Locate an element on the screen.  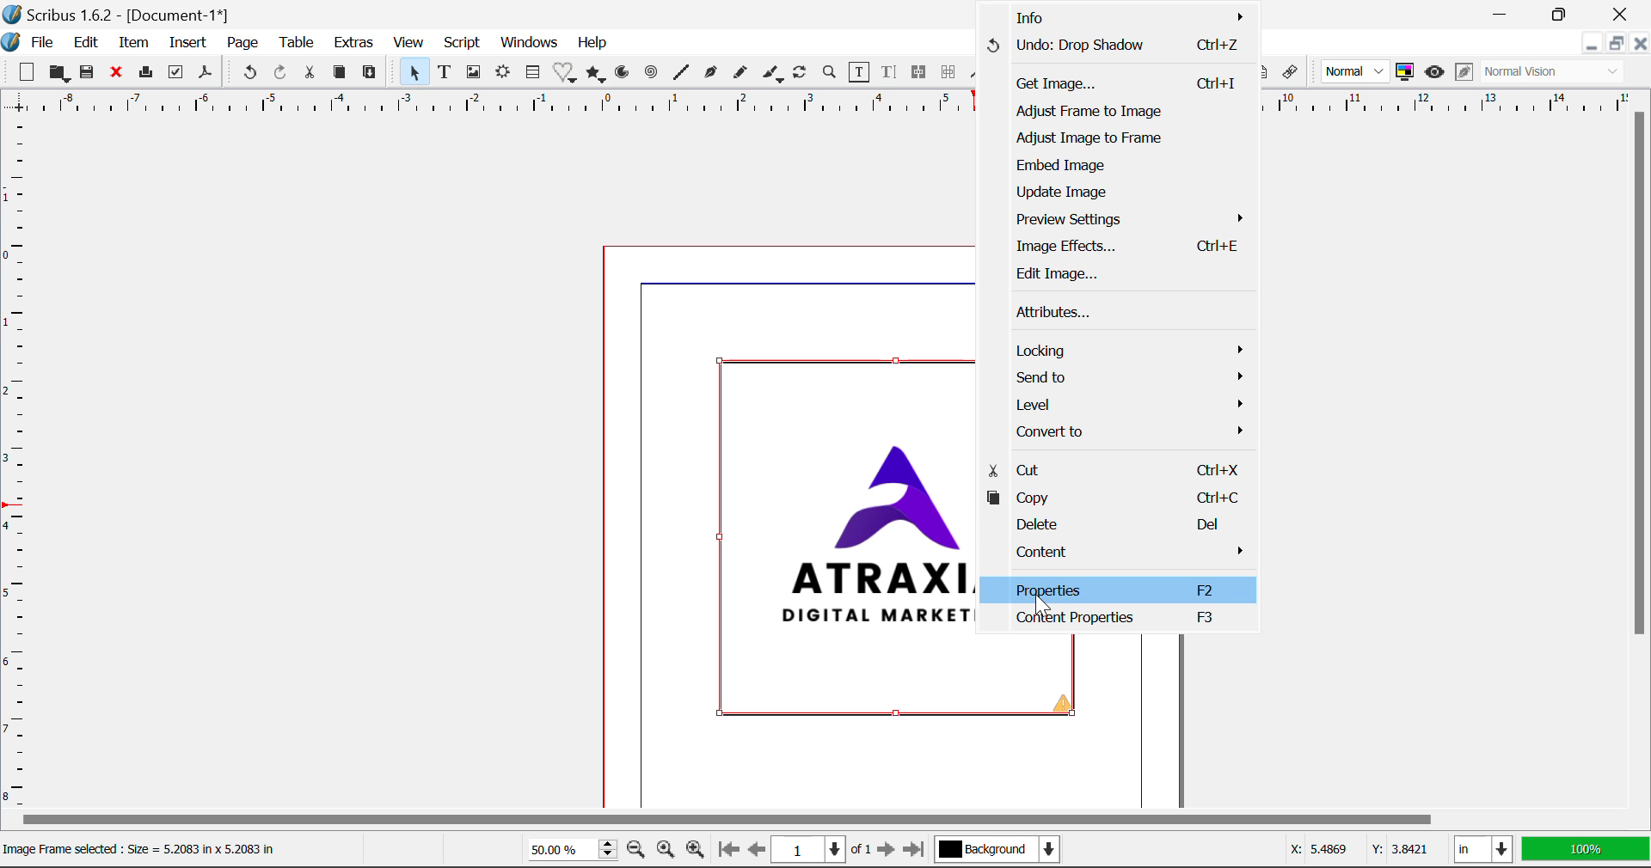
Zoom in is located at coordinates (697, 851).